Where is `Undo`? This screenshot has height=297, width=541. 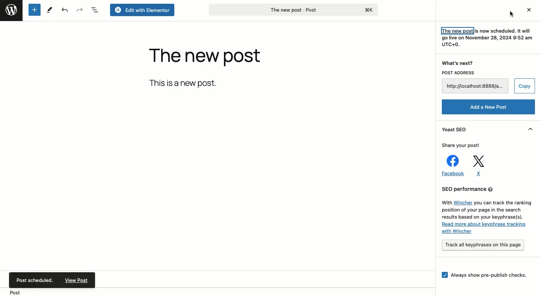
Undo is located at coordinates (65, 10).